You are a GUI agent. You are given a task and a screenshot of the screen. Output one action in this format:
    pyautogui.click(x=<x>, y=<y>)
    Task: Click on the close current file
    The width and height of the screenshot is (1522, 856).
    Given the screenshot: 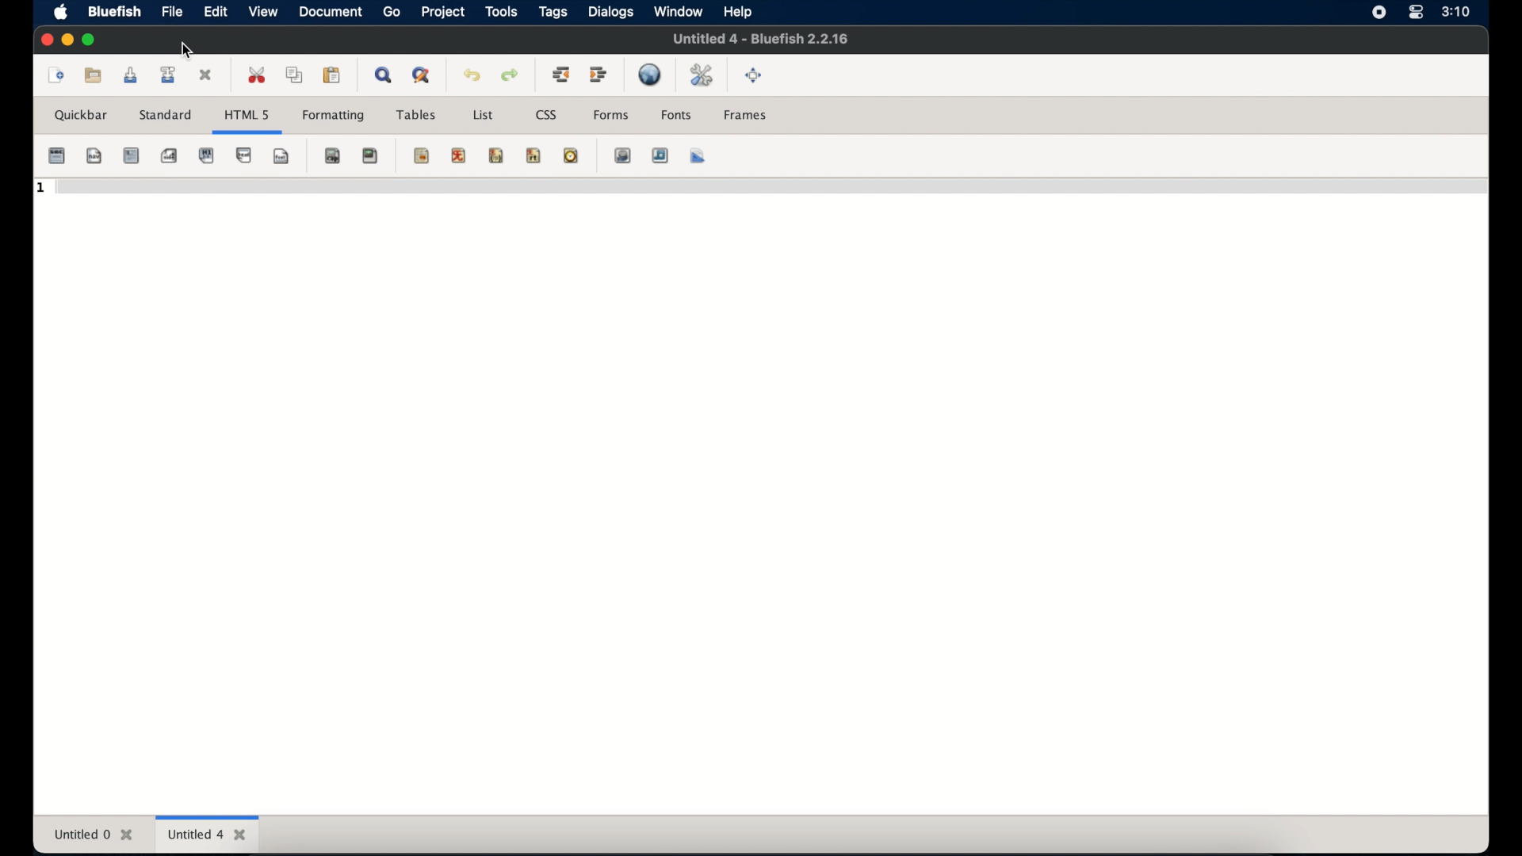 What is the action you would take?
    pyautogui.click(x=207, y=76)
    